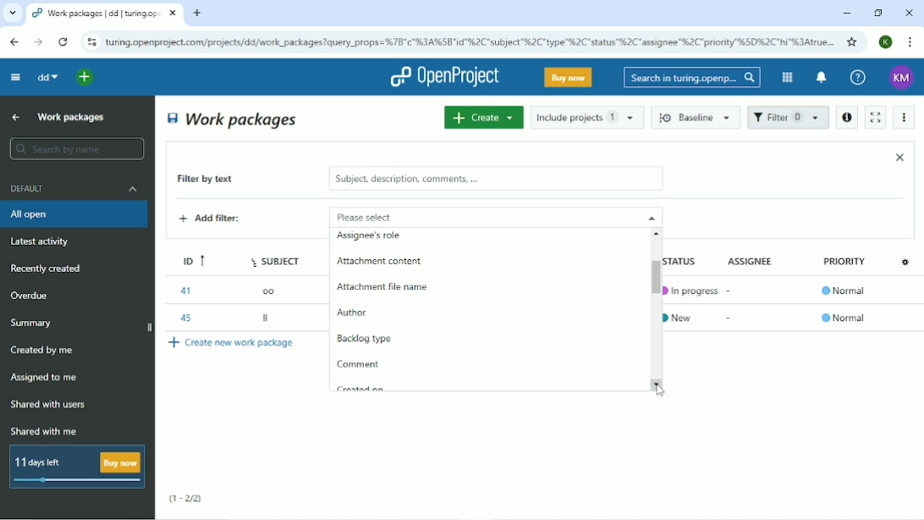 The image size is (924, 520). Describe the element at coordinates (381, 261) in the screenshot. I see `attachment content` at that location.